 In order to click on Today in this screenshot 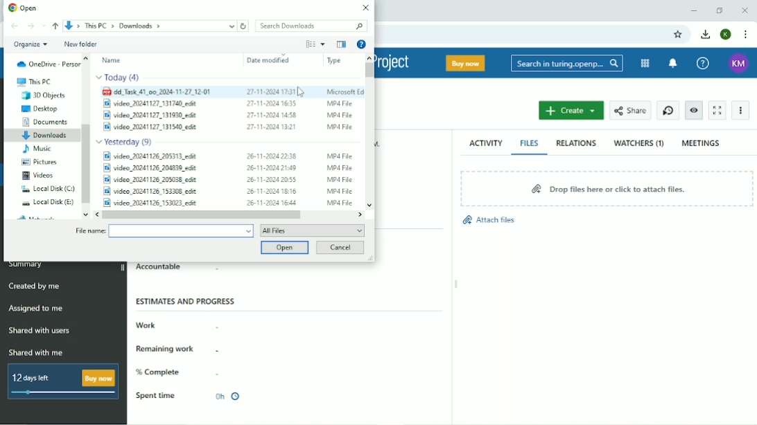, I will do `click(119, 78)`.